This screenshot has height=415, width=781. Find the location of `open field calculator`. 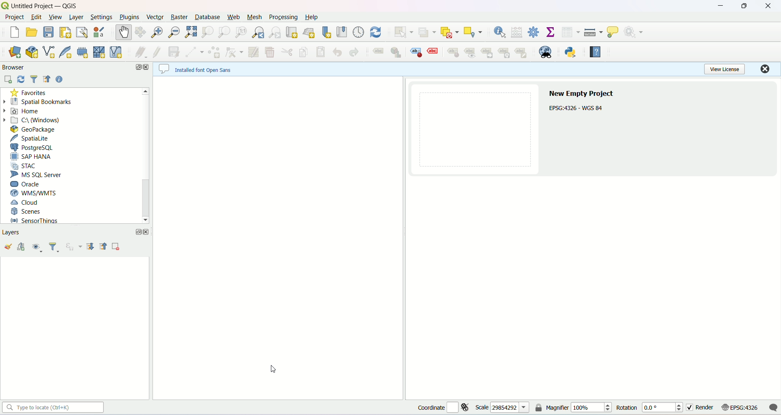

open field calculator is located at coordinates (518, 33).